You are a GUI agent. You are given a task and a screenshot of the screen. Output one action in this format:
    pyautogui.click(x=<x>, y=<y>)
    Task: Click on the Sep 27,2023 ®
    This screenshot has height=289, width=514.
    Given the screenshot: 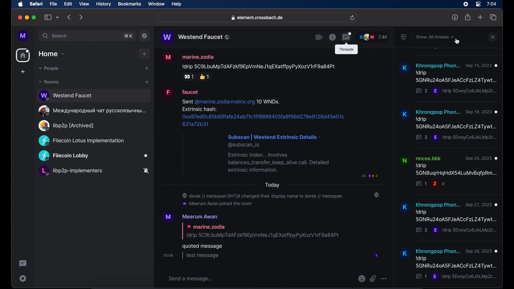 What is the action you would take?
    pyautogui.click(x=483, y=206)
    